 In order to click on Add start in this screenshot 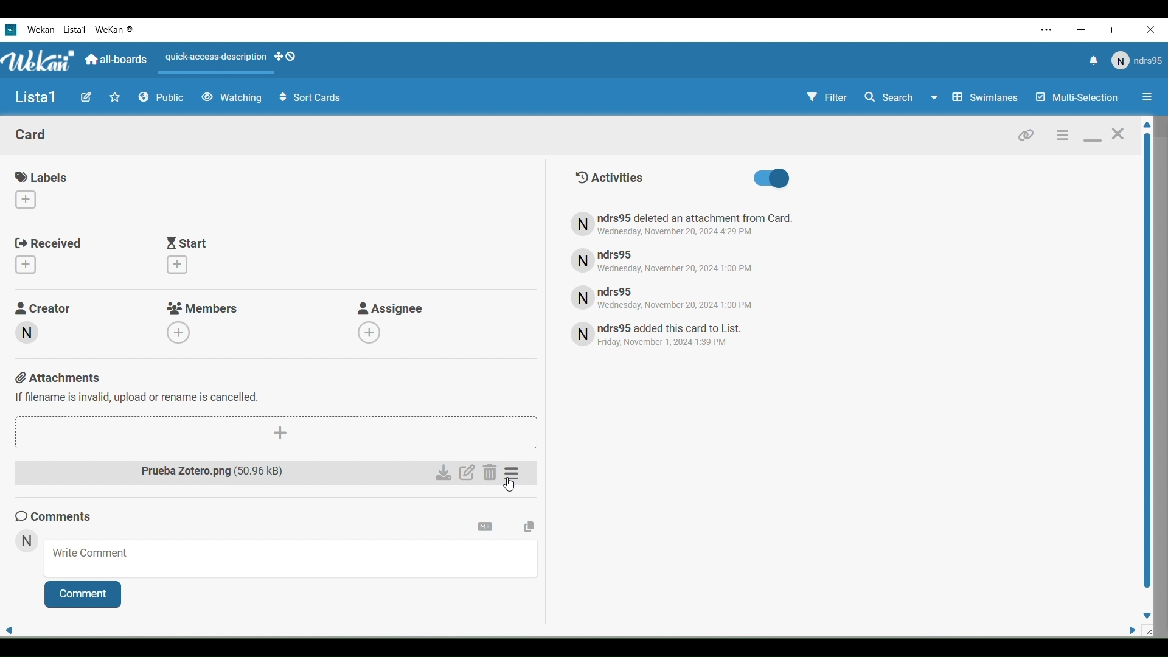, I will do `click(177, 265)`.